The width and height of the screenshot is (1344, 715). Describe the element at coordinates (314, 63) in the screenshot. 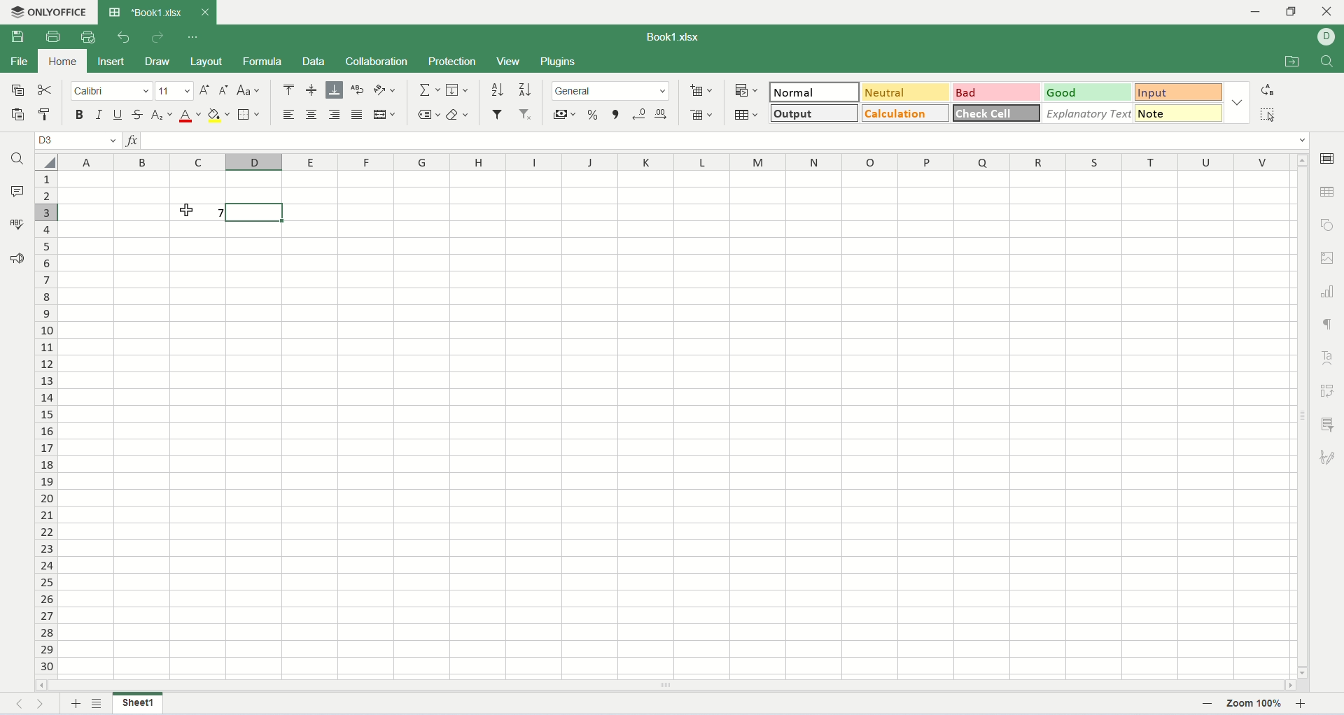

I see `data` at that location.